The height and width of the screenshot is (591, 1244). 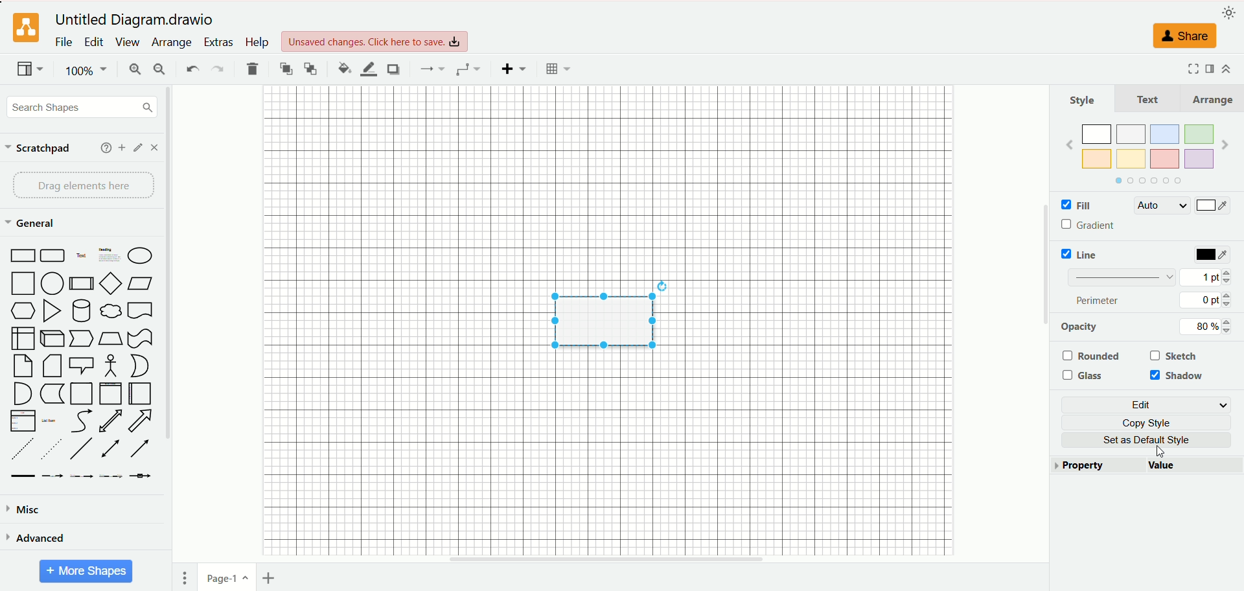 What do you see at coordinates (87, 71) in the screenshot?
I see `100%` at bounding box center [87, 71].